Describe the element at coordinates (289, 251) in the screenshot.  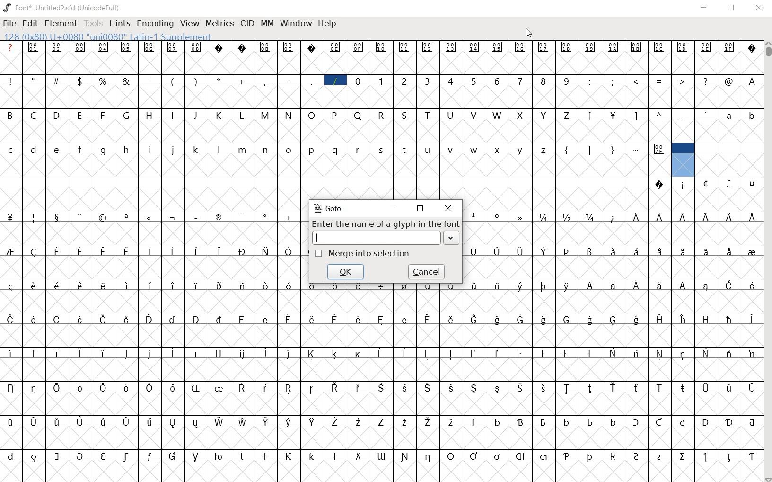
I see `Symbol` at that location.